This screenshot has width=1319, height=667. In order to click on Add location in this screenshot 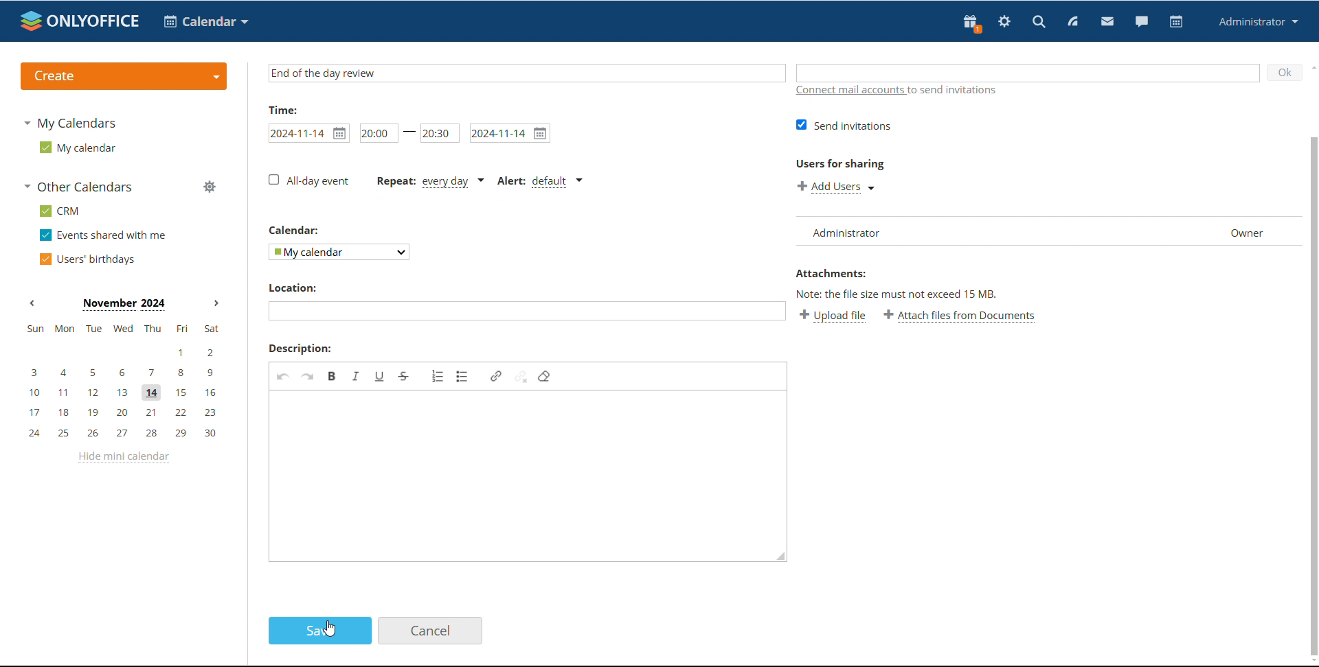, I will do `click(526, 312)`.